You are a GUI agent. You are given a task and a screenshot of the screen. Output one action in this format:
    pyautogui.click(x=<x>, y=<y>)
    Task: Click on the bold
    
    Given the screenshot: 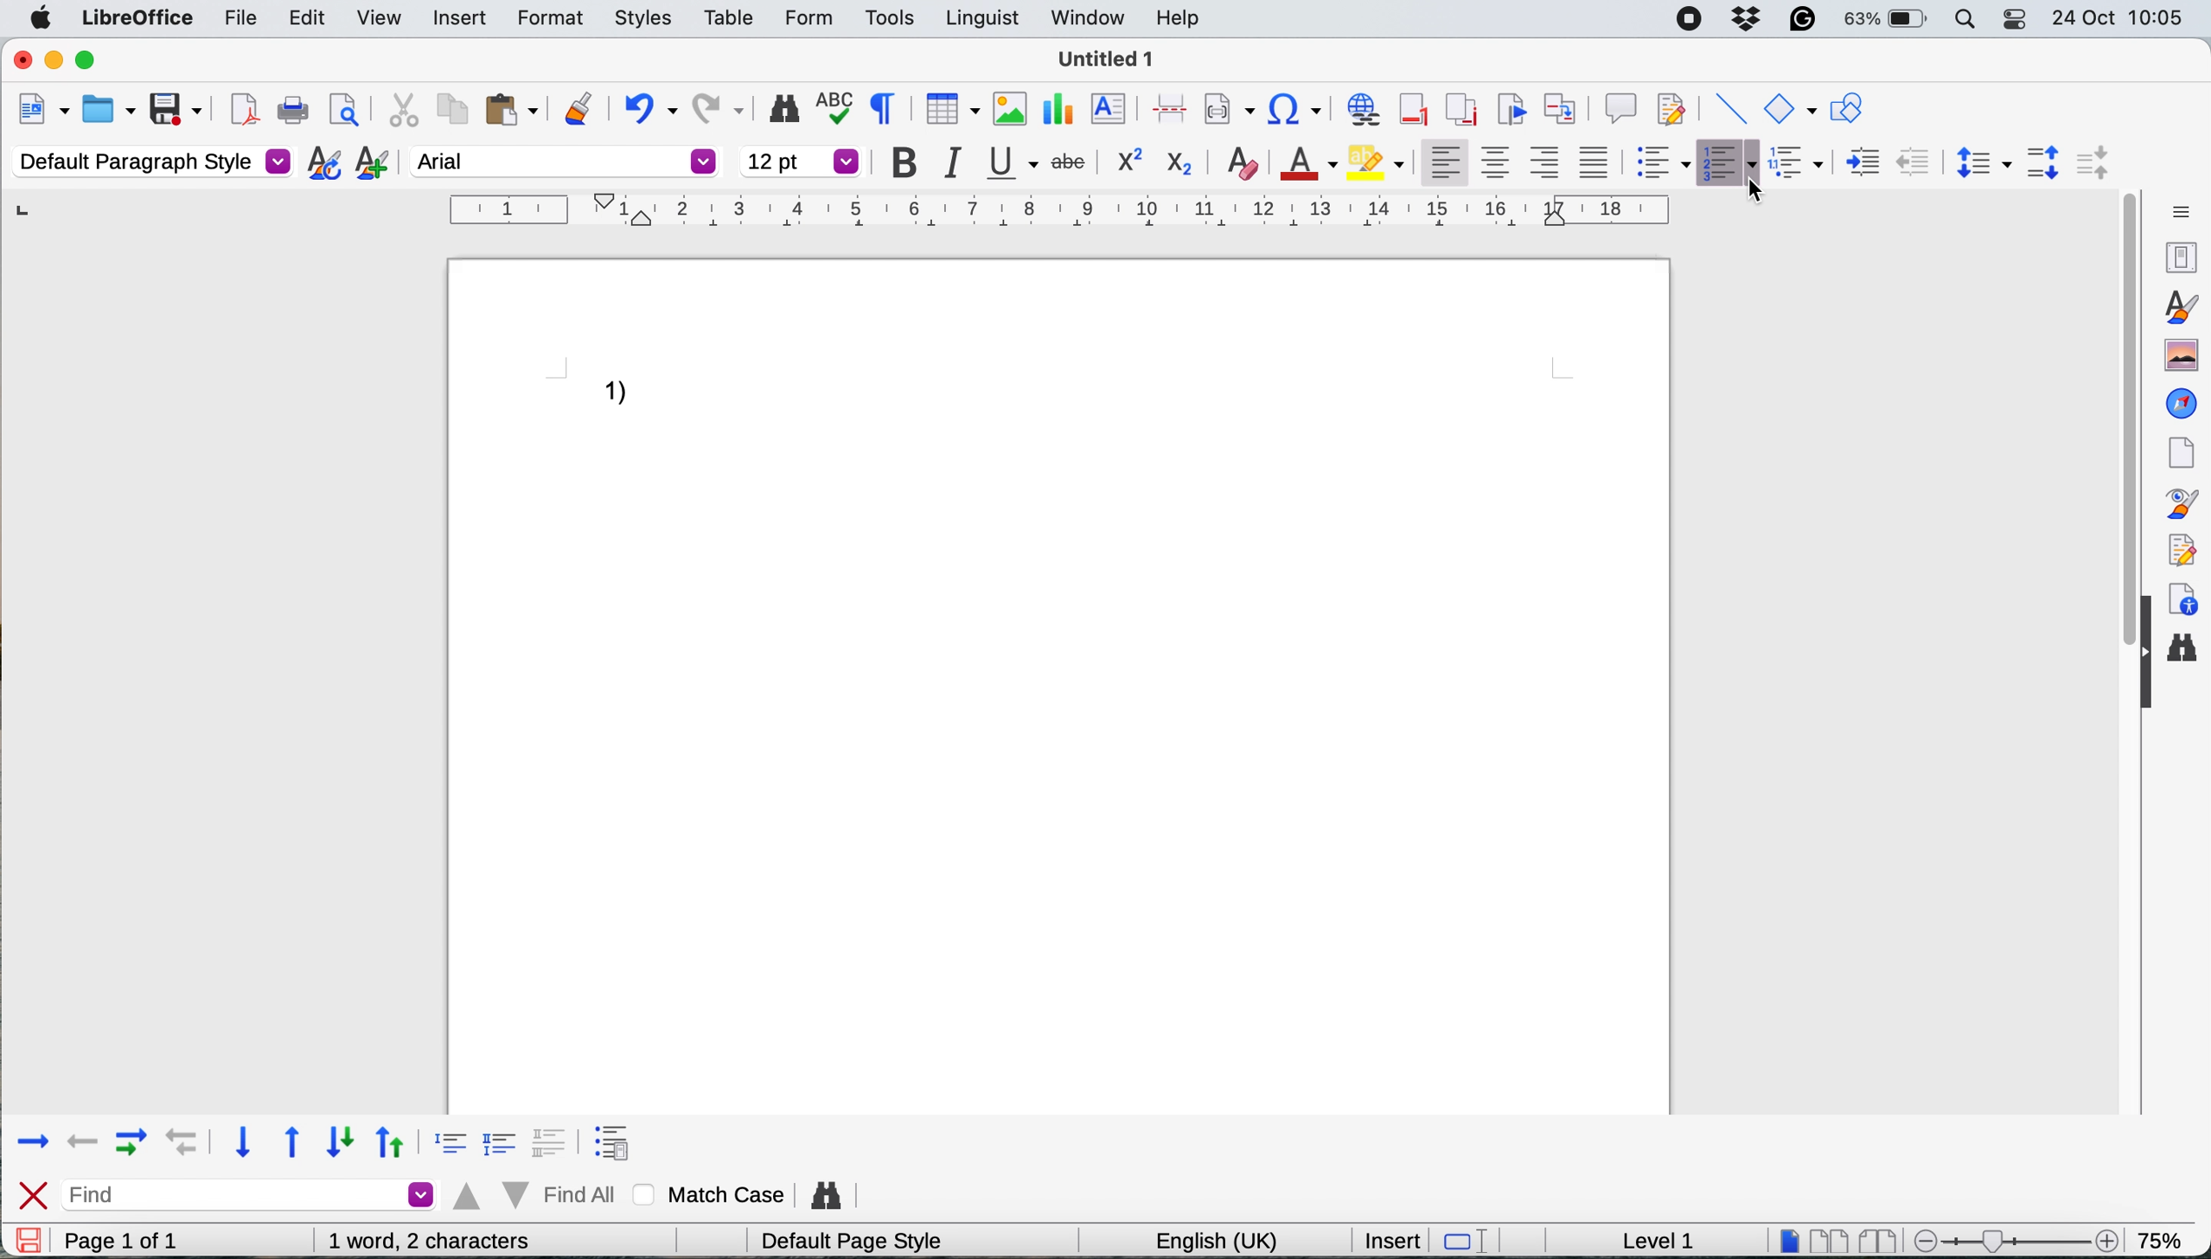 What is the action you would take?
    pyautogui.click(x=911, y=163)
    